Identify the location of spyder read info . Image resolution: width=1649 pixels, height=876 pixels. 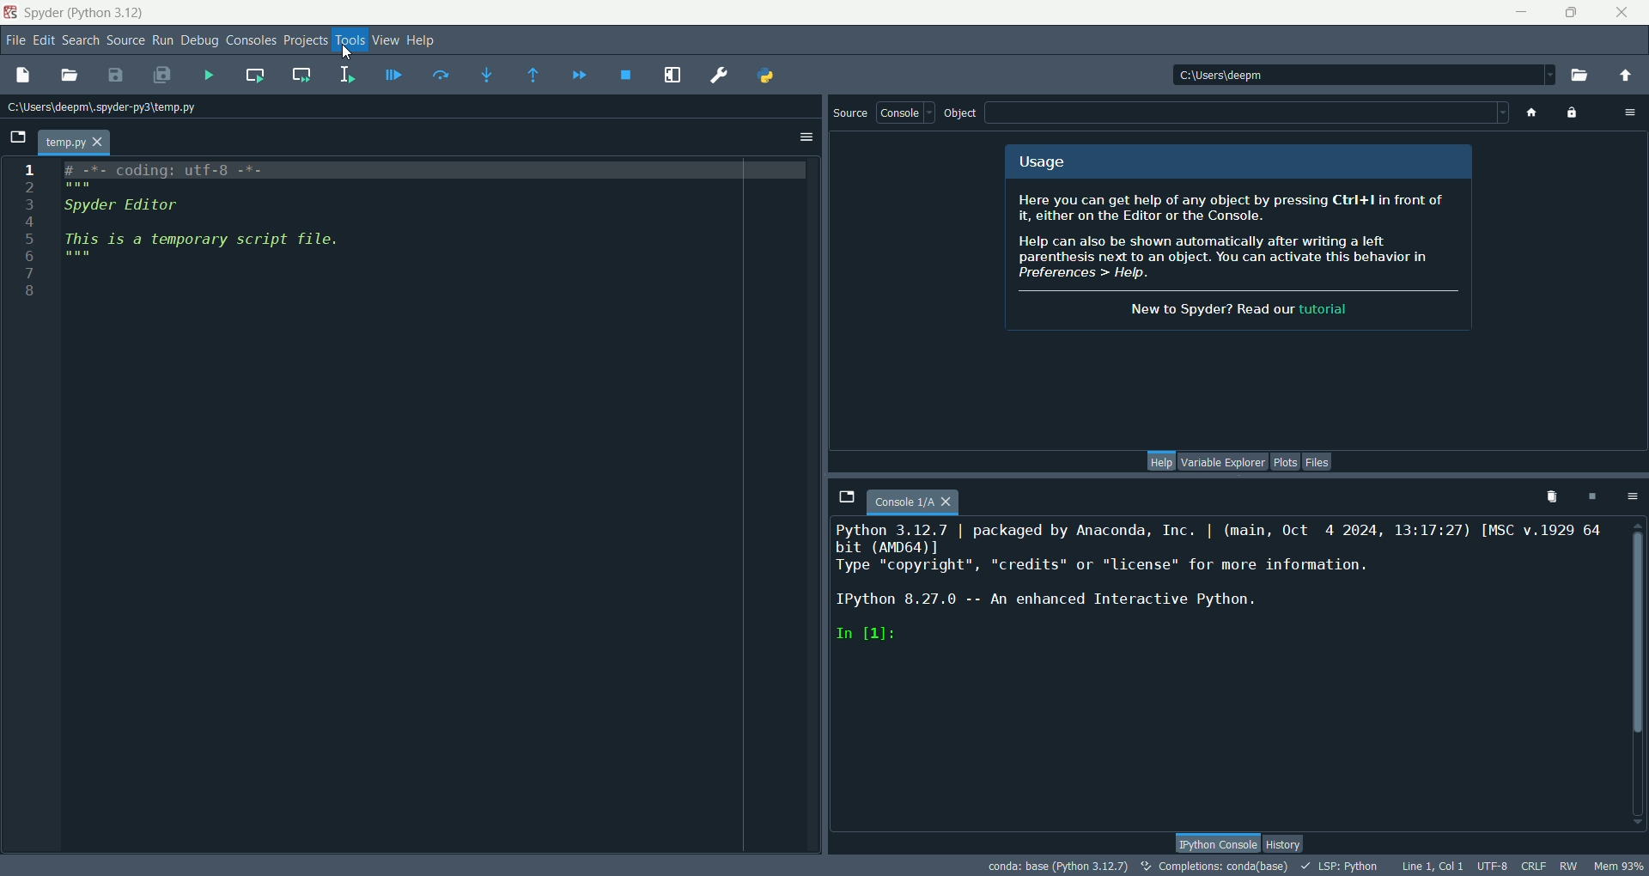
(1244, 259).